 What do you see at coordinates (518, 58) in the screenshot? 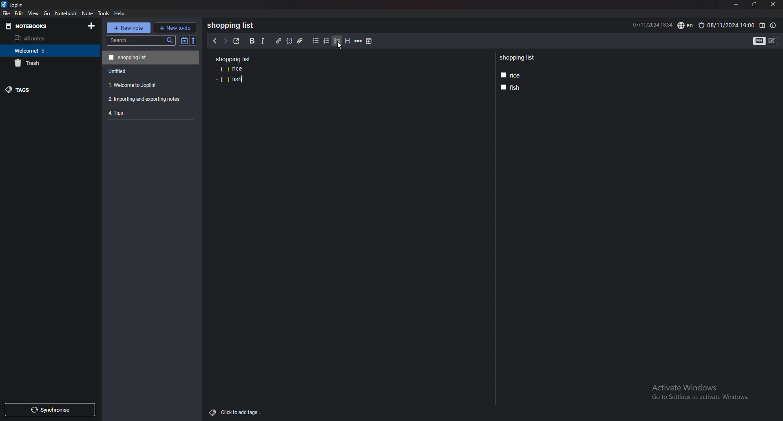
I see `Shopping list` at bounding box center [518, 58].